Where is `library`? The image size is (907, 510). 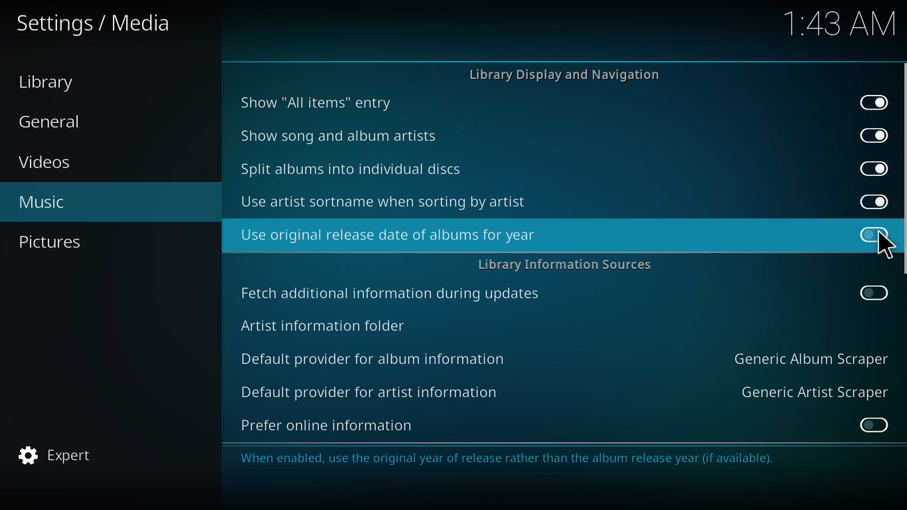 library is located at coordinates (46, 83).